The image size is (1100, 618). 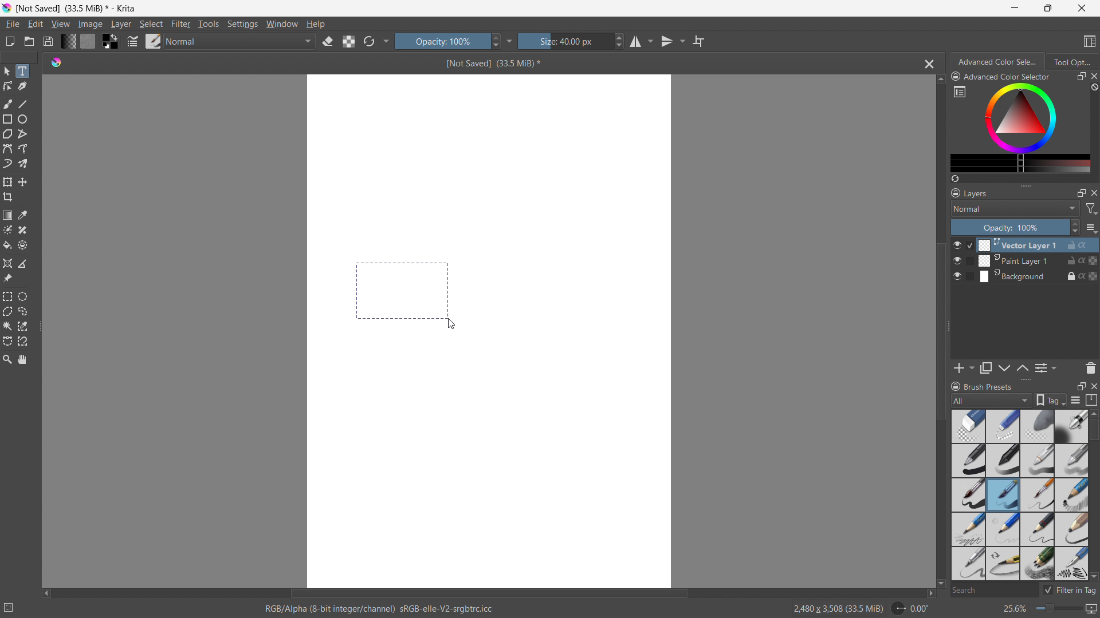 What do you see at coordinates (22, 86) in the screenshot?
I see `caligraphy tool` at bounding box center [22, 86].